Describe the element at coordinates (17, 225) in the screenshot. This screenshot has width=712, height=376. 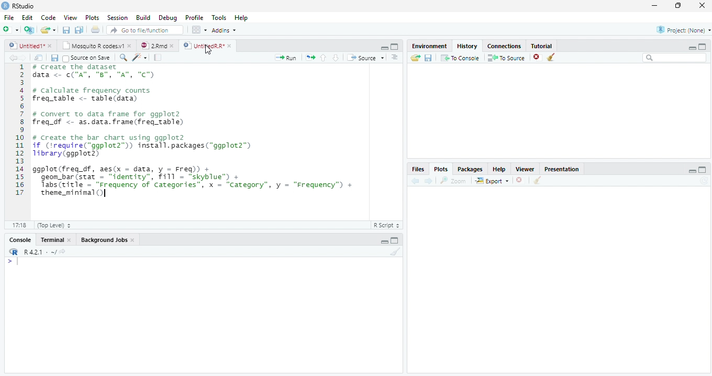
I see `1.1` at that location.